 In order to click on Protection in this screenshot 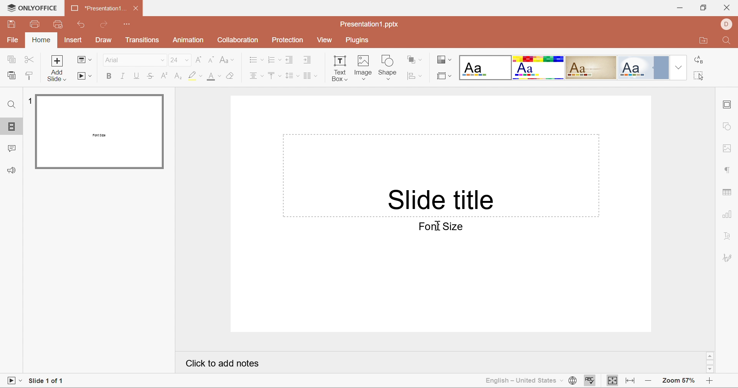, I will do `click(288, 39)`.